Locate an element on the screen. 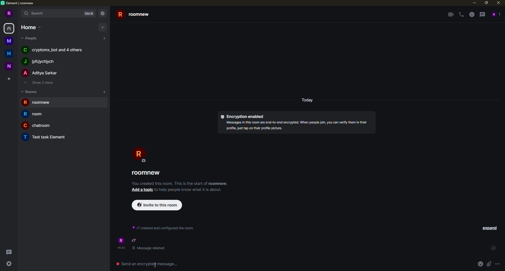 The image size is (505, 271). info is located at coordinates (189, 190).